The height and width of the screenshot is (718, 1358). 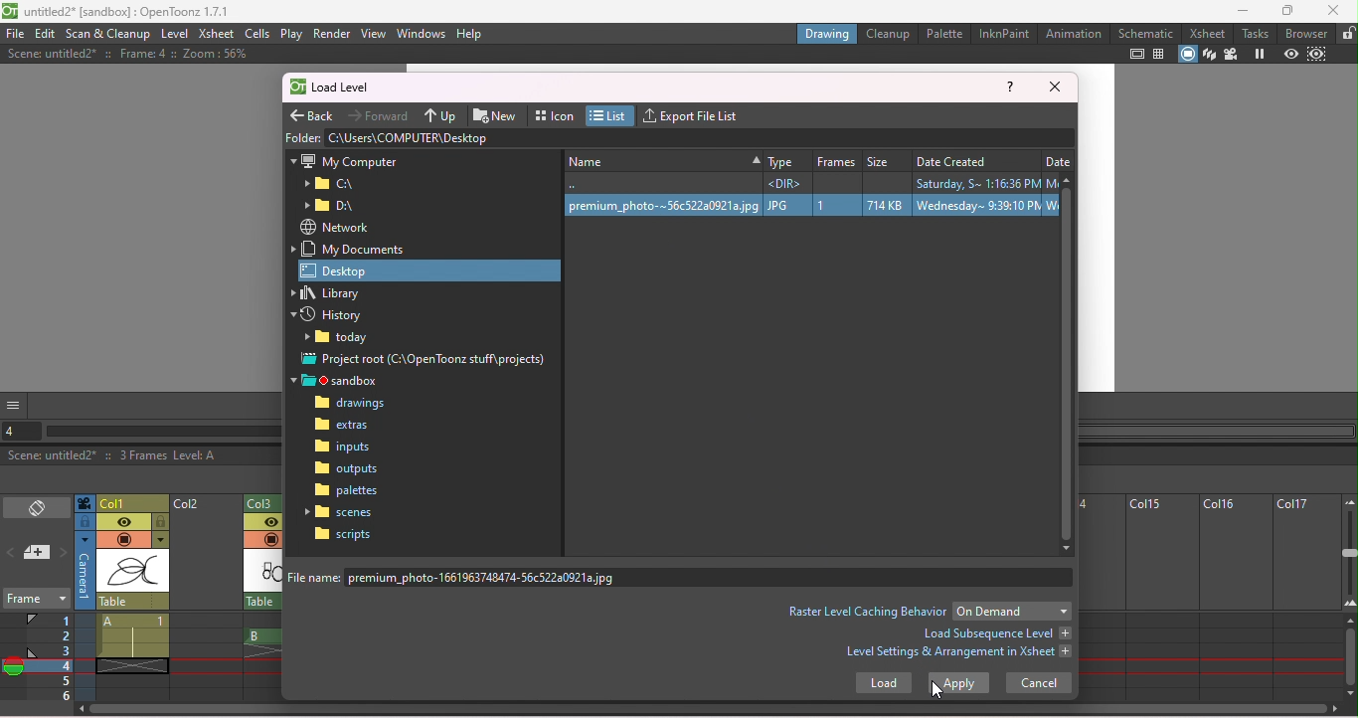 What do you see at coordinates (335, 206) in the screenshot?
I see `Folder` at bounding box center [335, 206].